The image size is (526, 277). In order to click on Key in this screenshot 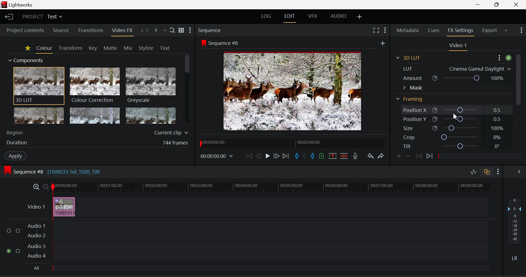, I will do `click(93, 48)`.